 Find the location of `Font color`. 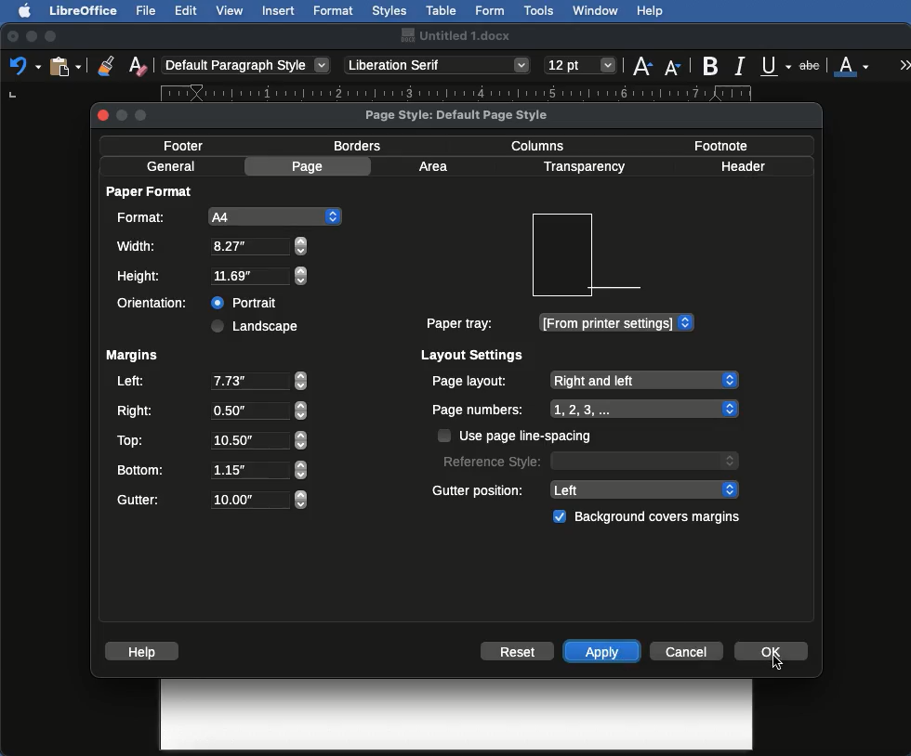

Font color is located at coordinates (852, 64).